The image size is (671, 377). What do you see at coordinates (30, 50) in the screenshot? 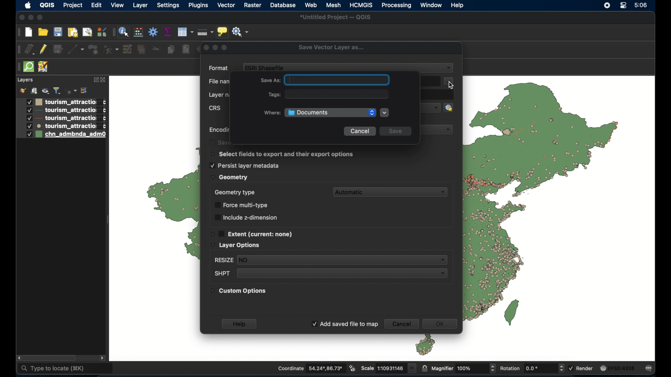
I see `current edits ` at bounding box center [30, 50].